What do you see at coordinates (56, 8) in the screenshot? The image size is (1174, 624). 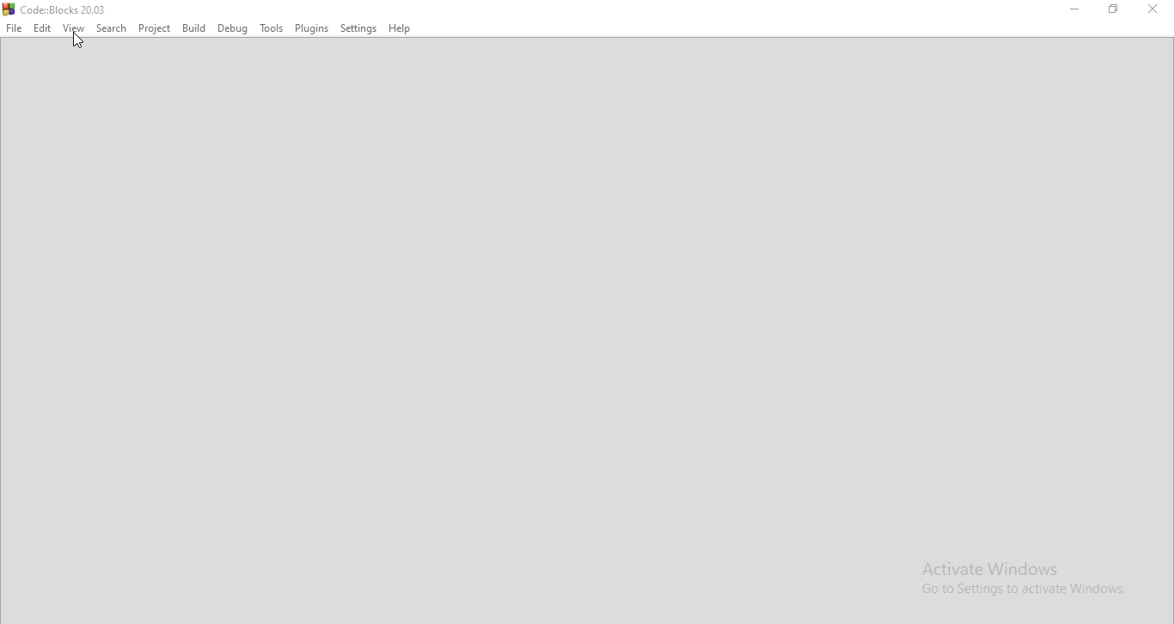 I see `logo` at bounding box center [56, 8].